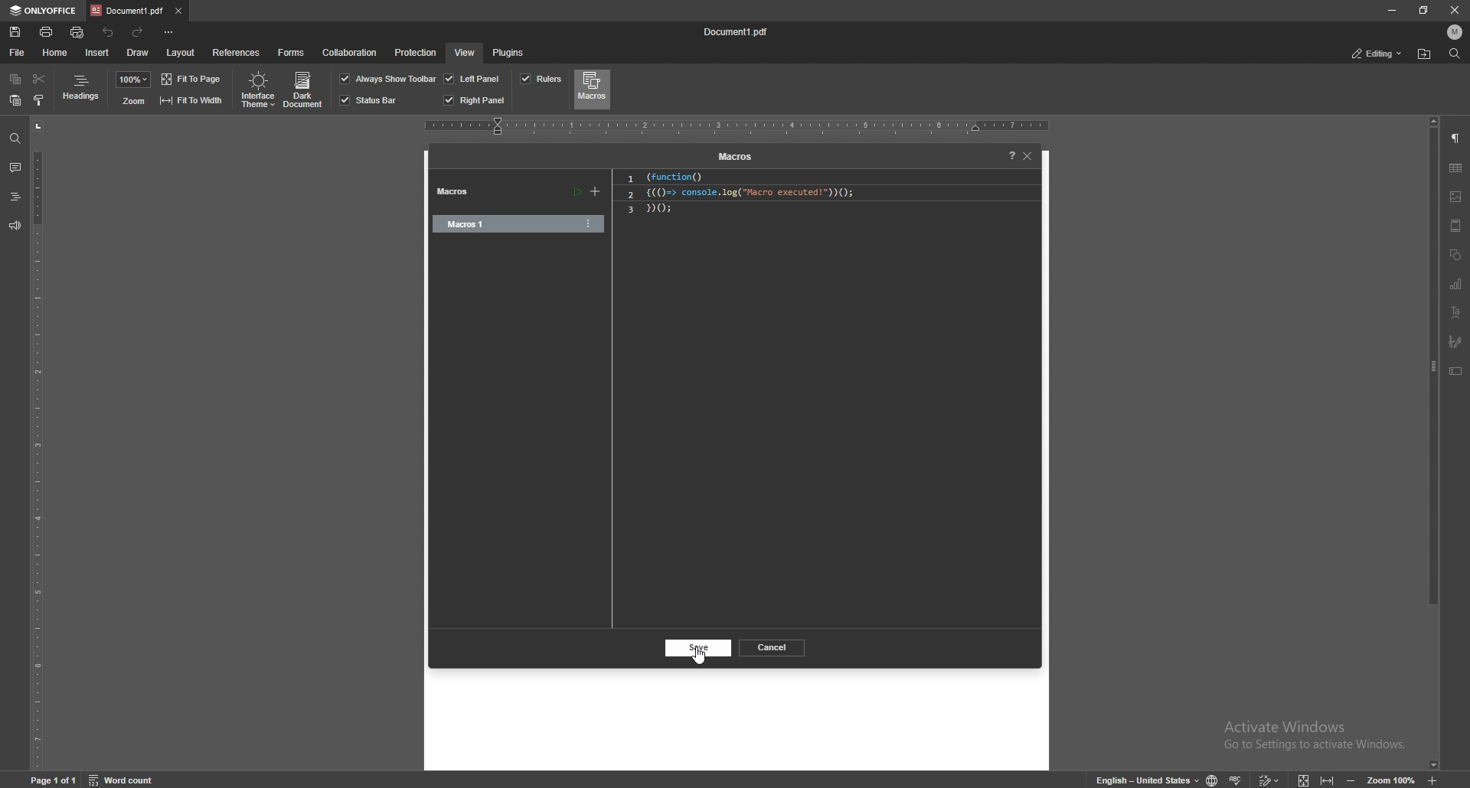 This screenshot has height=788, width=1470. Describe the element at coordinates (15, 226) in the screenshot. I see `feedback` at that location.